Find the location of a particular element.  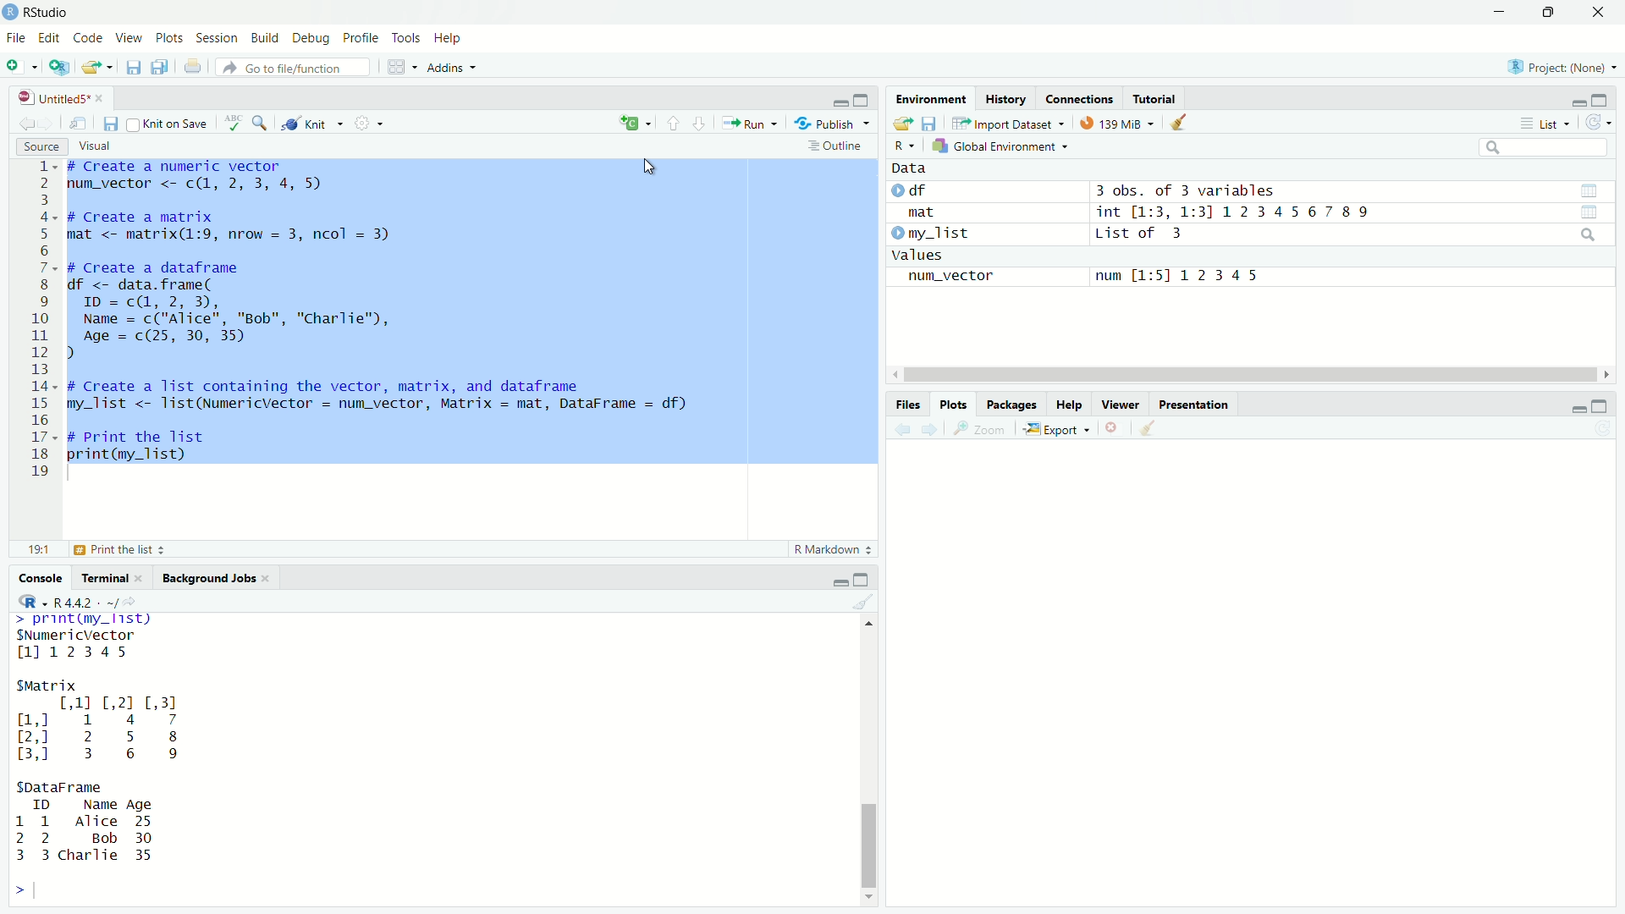

view is located at coordinates (1578, 190).